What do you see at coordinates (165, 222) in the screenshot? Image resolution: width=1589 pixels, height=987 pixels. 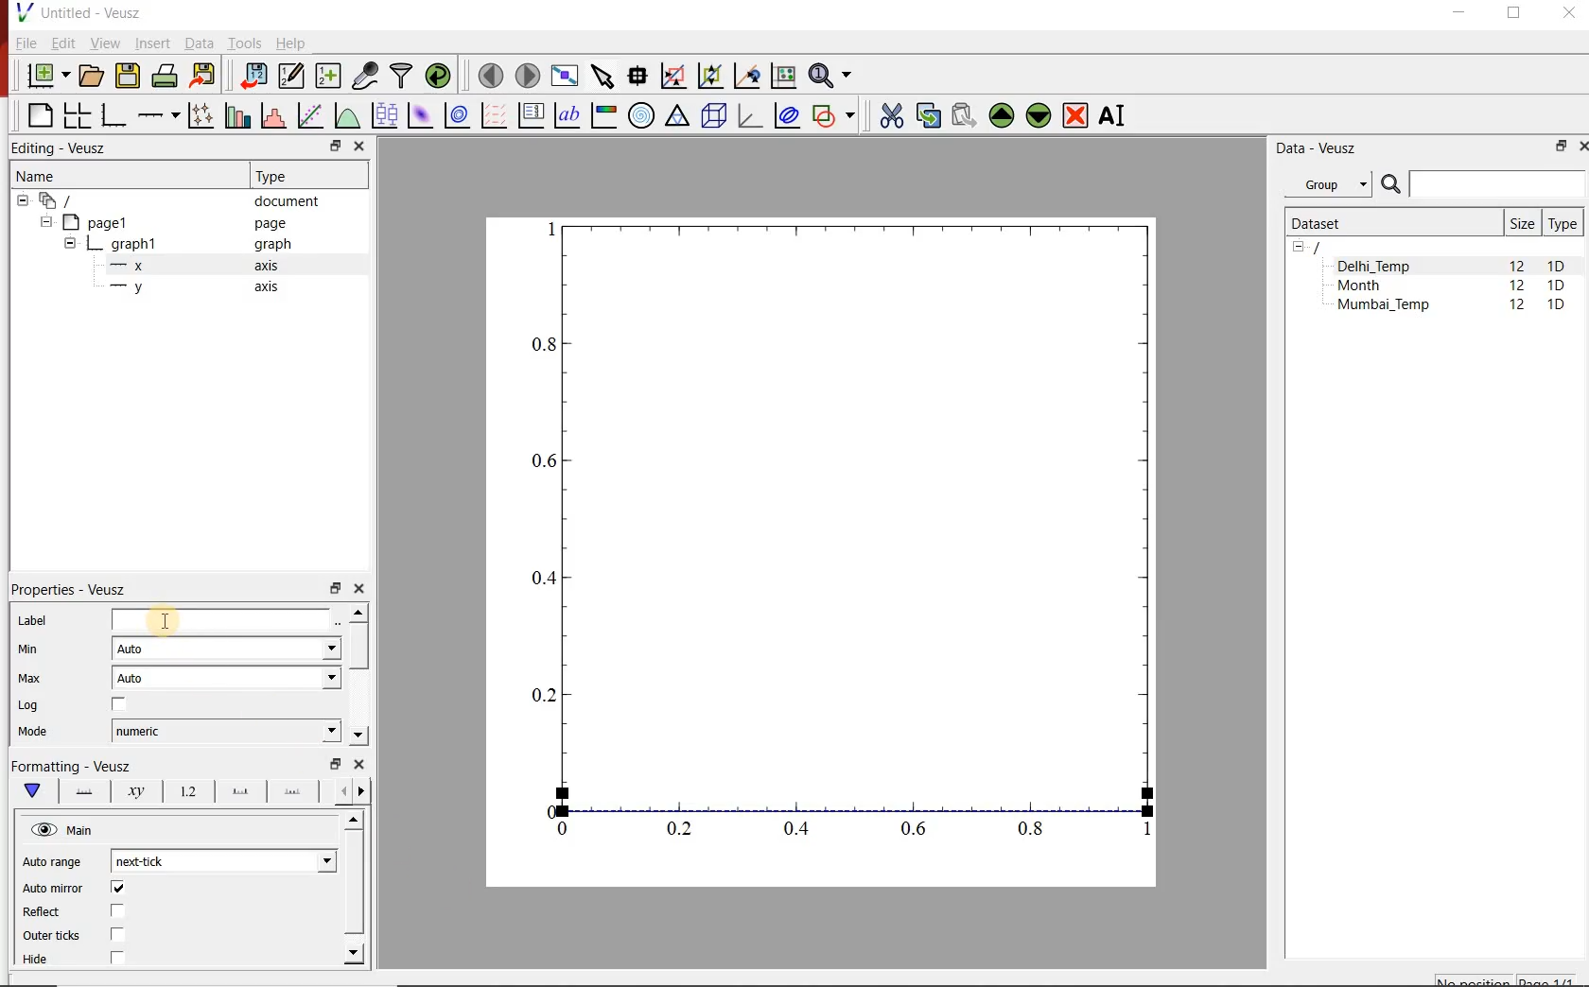 I see `Page1` at bounding box center [165, 222].